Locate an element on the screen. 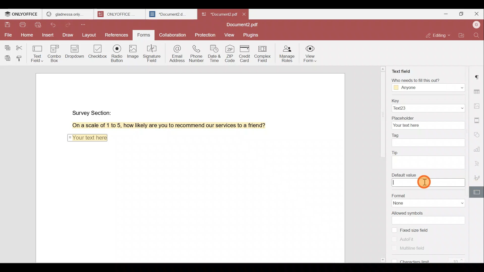 This screenshot has width=484, height=272. Dropdown is located at coordinates (75, 51).